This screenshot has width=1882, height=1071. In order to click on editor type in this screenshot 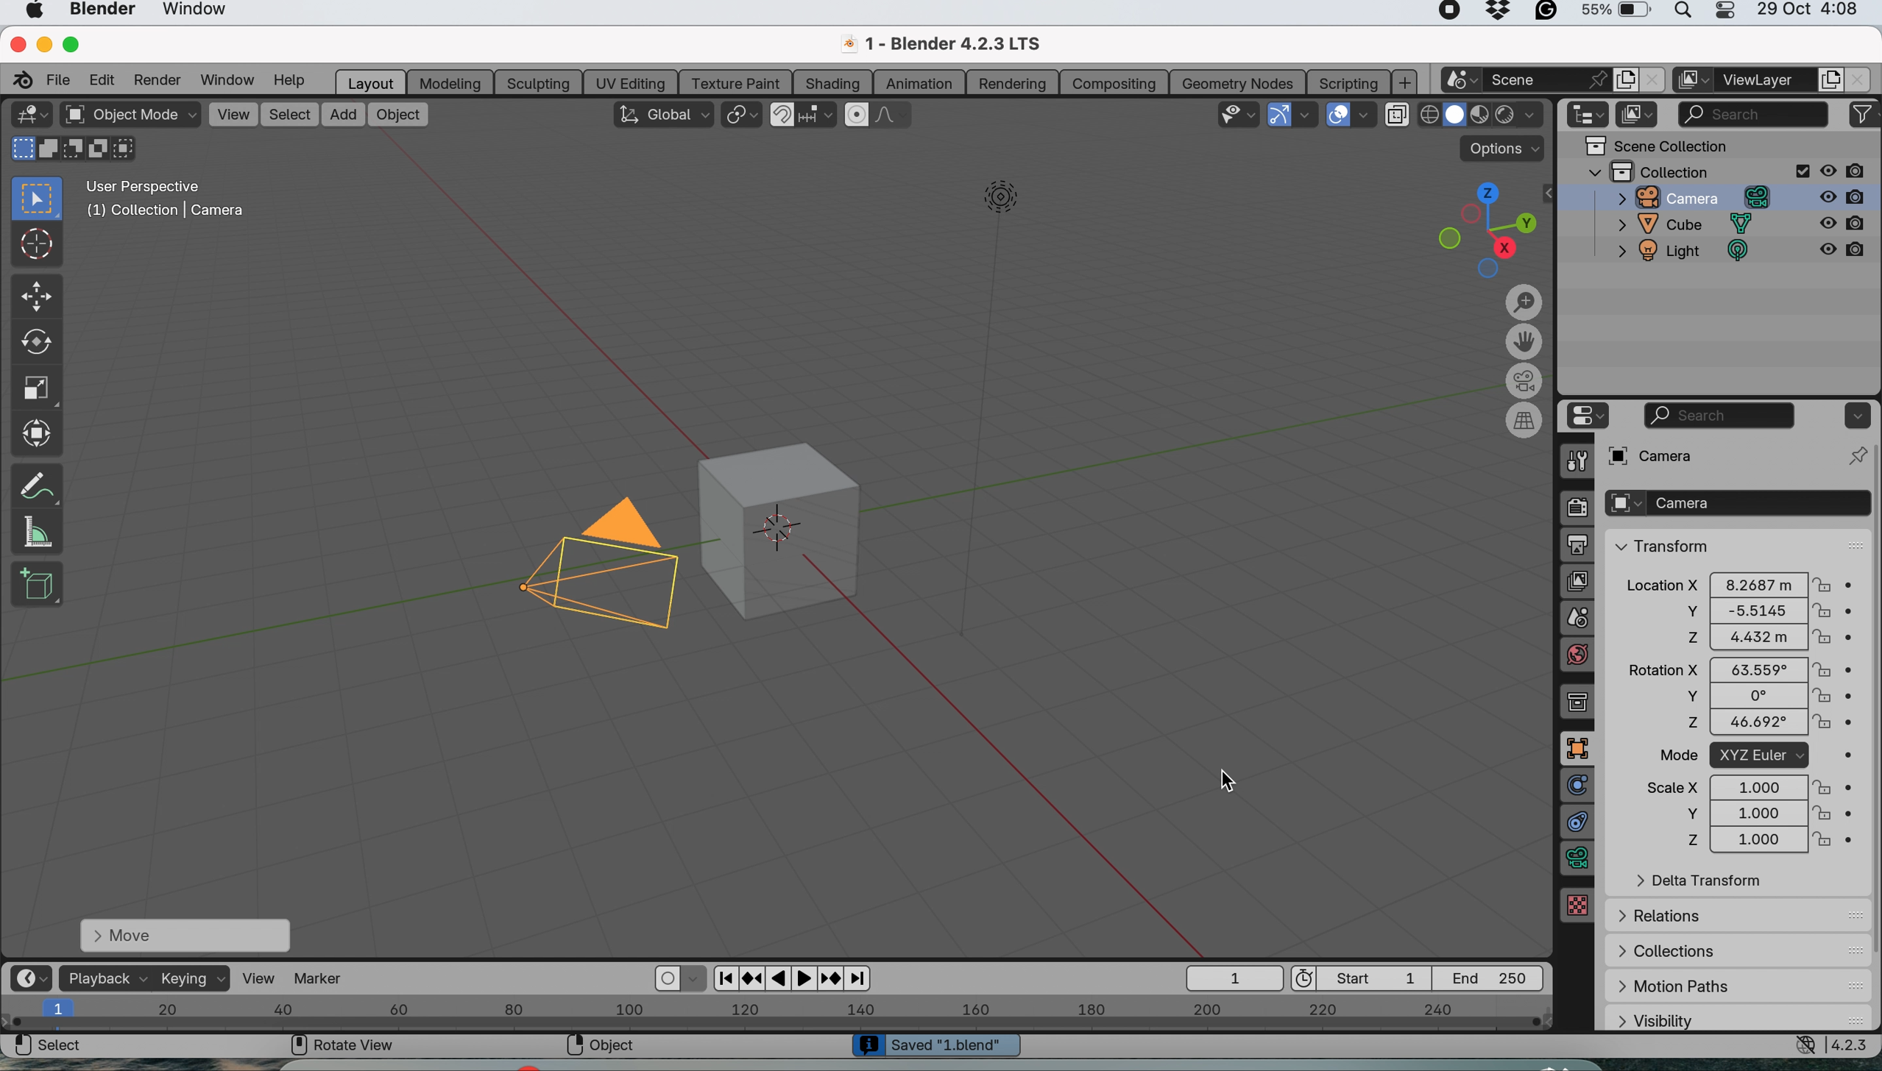, I will do `click(35, 977)`.